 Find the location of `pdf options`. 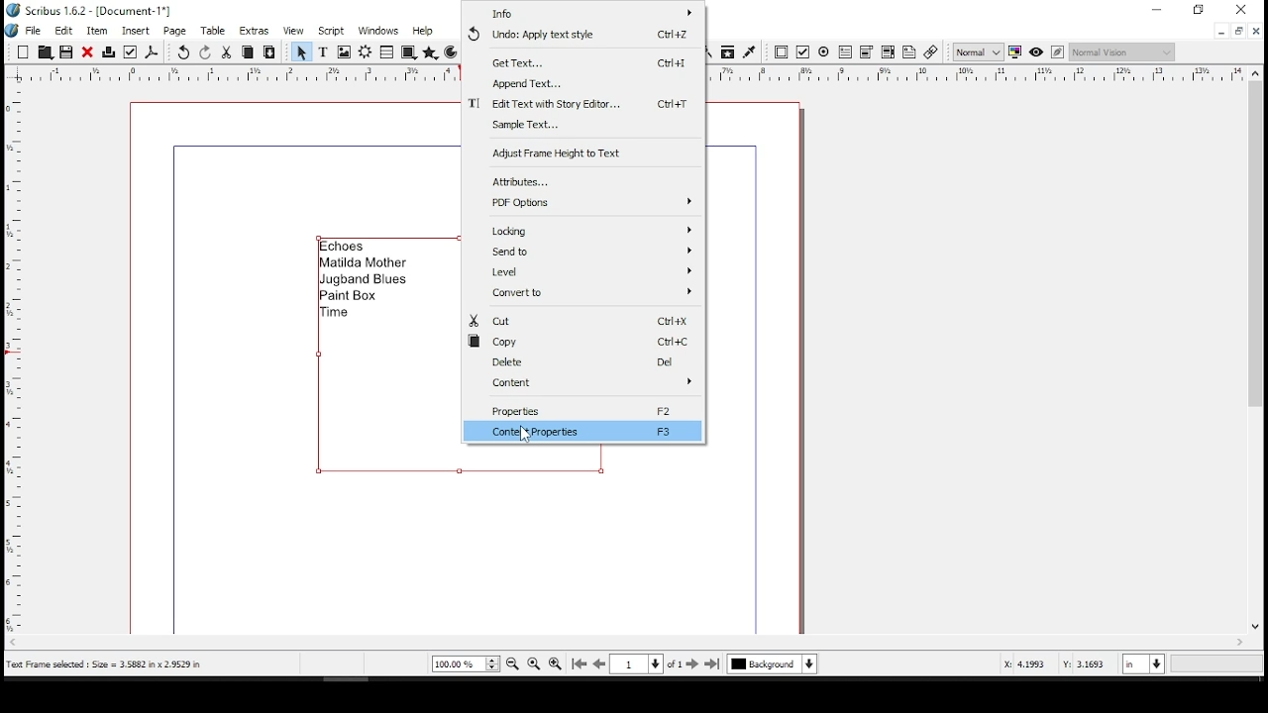

pdf options is located at coordinates (583, 202).